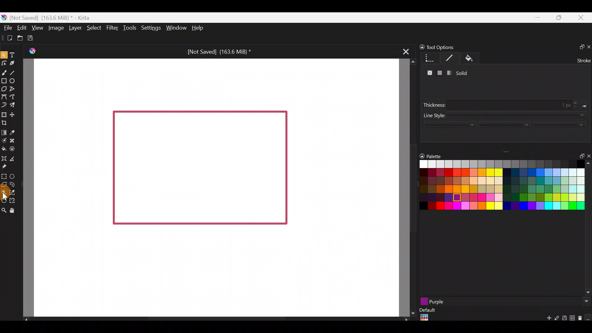 The image size is (592, 333). What do you see at coordinates (4, 133) in the screenshot?
I see `Draw a gradient` at bounding box center [4, 133].